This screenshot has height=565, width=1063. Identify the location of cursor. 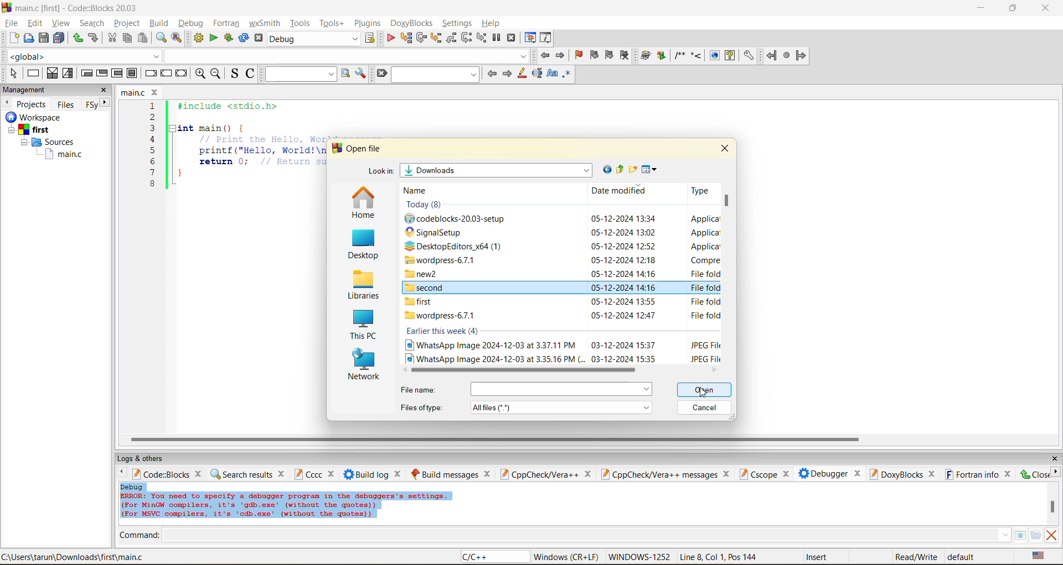
(703, 393).